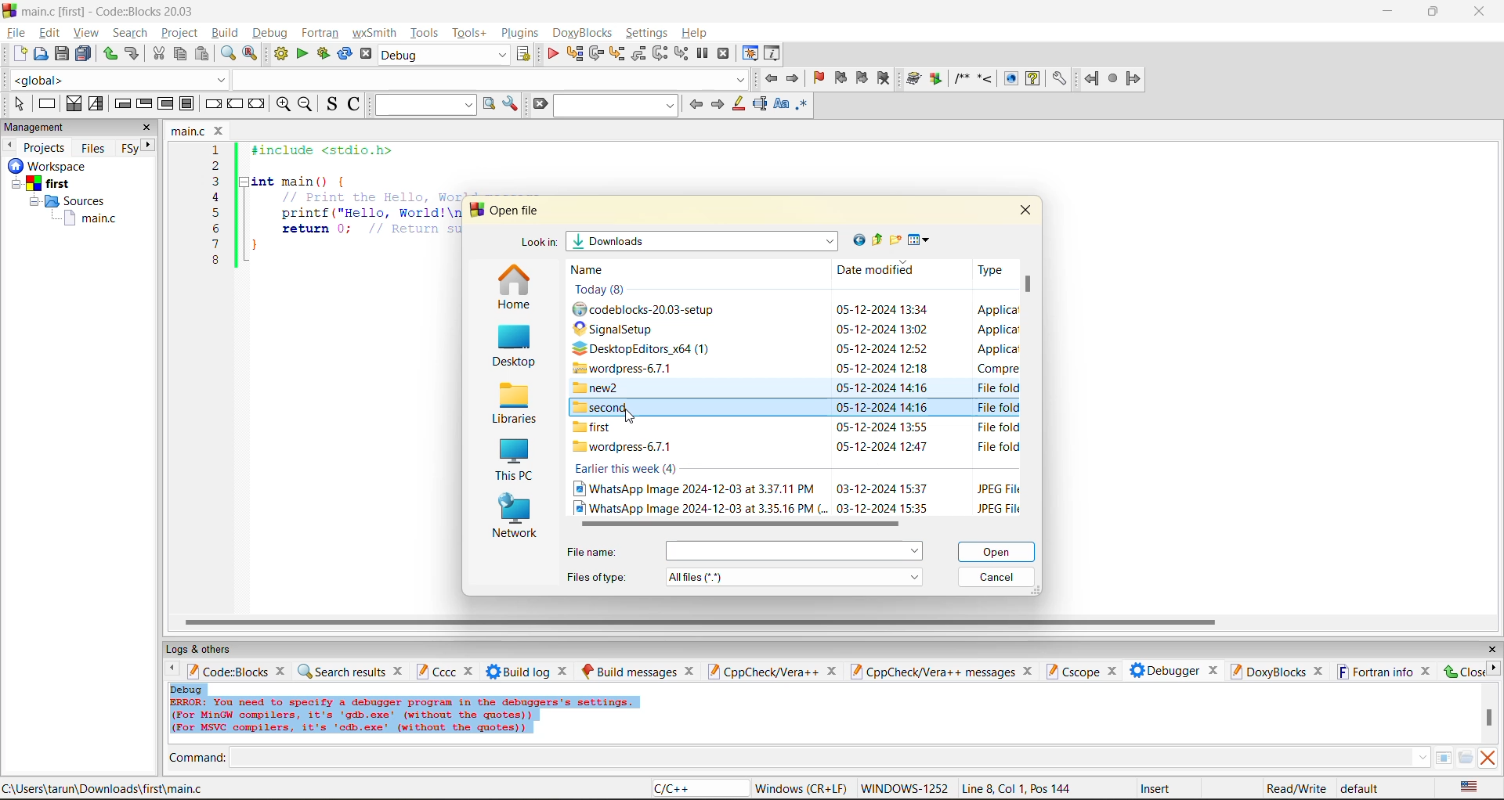 The width and height of the screenshot is (1504, 800). Describe the element at coordinates (906, 789) in the screenshot. I see `Windows 1252` at that location.